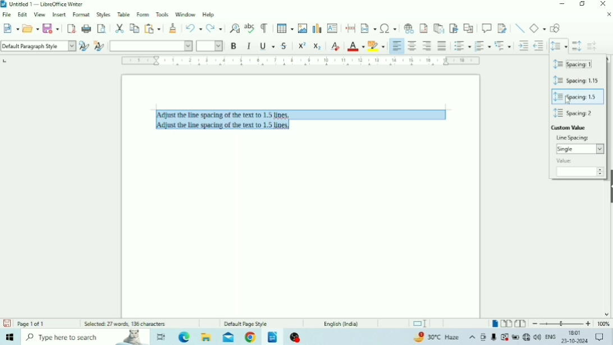 The height and width of the screenshot is (345, 613). I want to click on Warning, so click(505, 337).